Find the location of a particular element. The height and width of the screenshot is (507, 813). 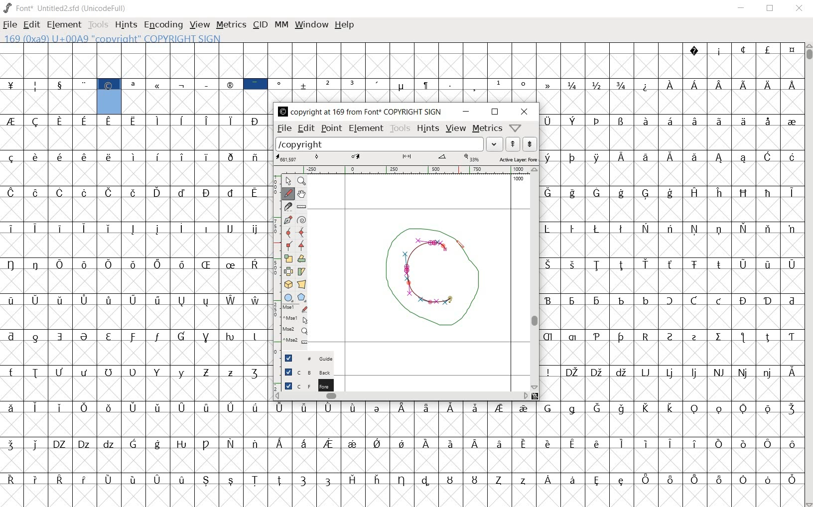

pencil tool/CURSOR LOCATION is located at coordinates (461, 248).